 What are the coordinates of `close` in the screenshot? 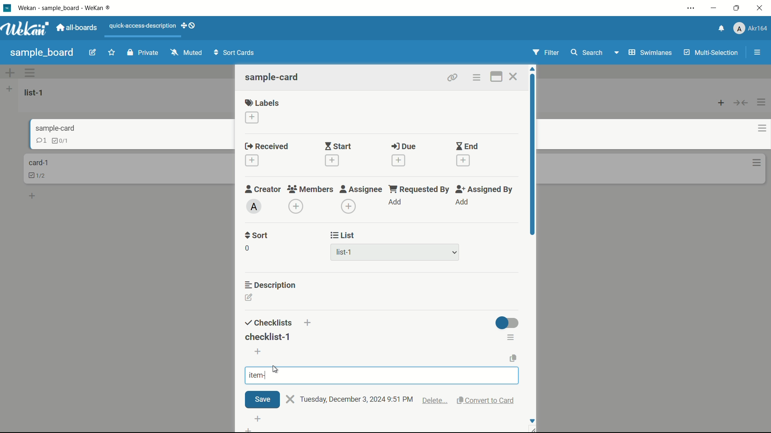 It's located at (290, 399).